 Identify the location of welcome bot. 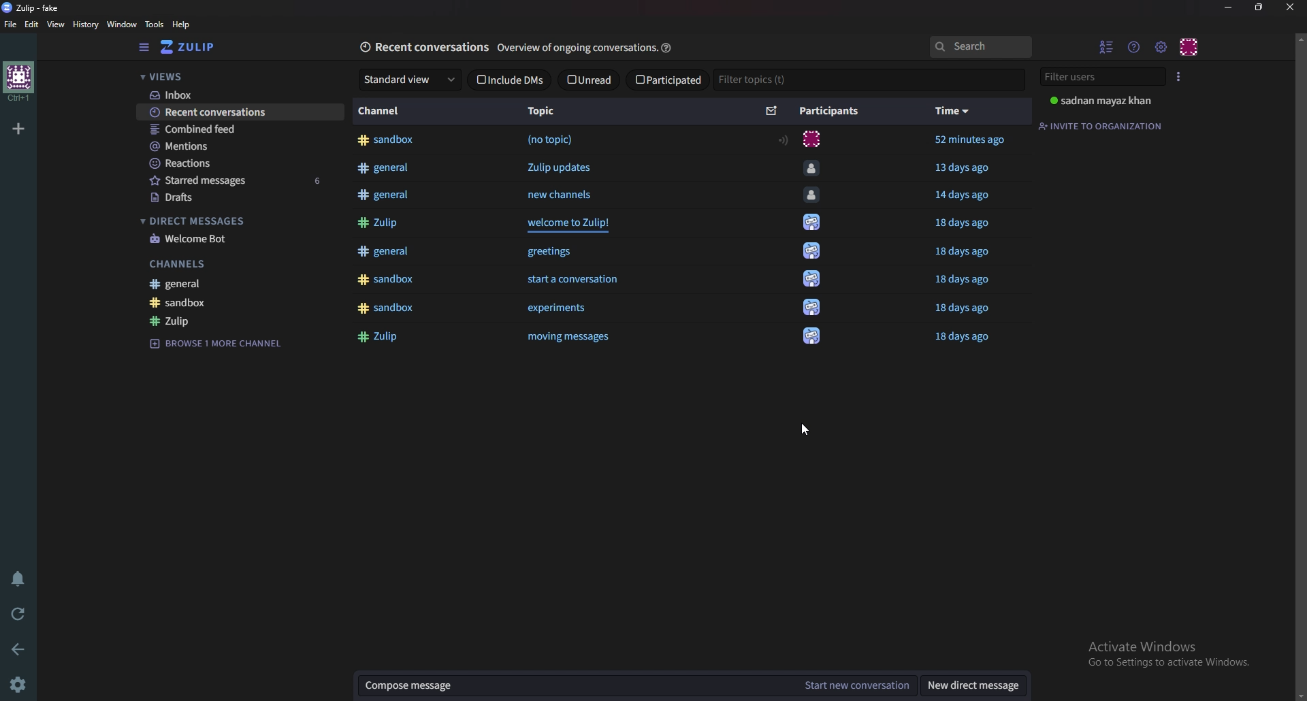
(229, 240).